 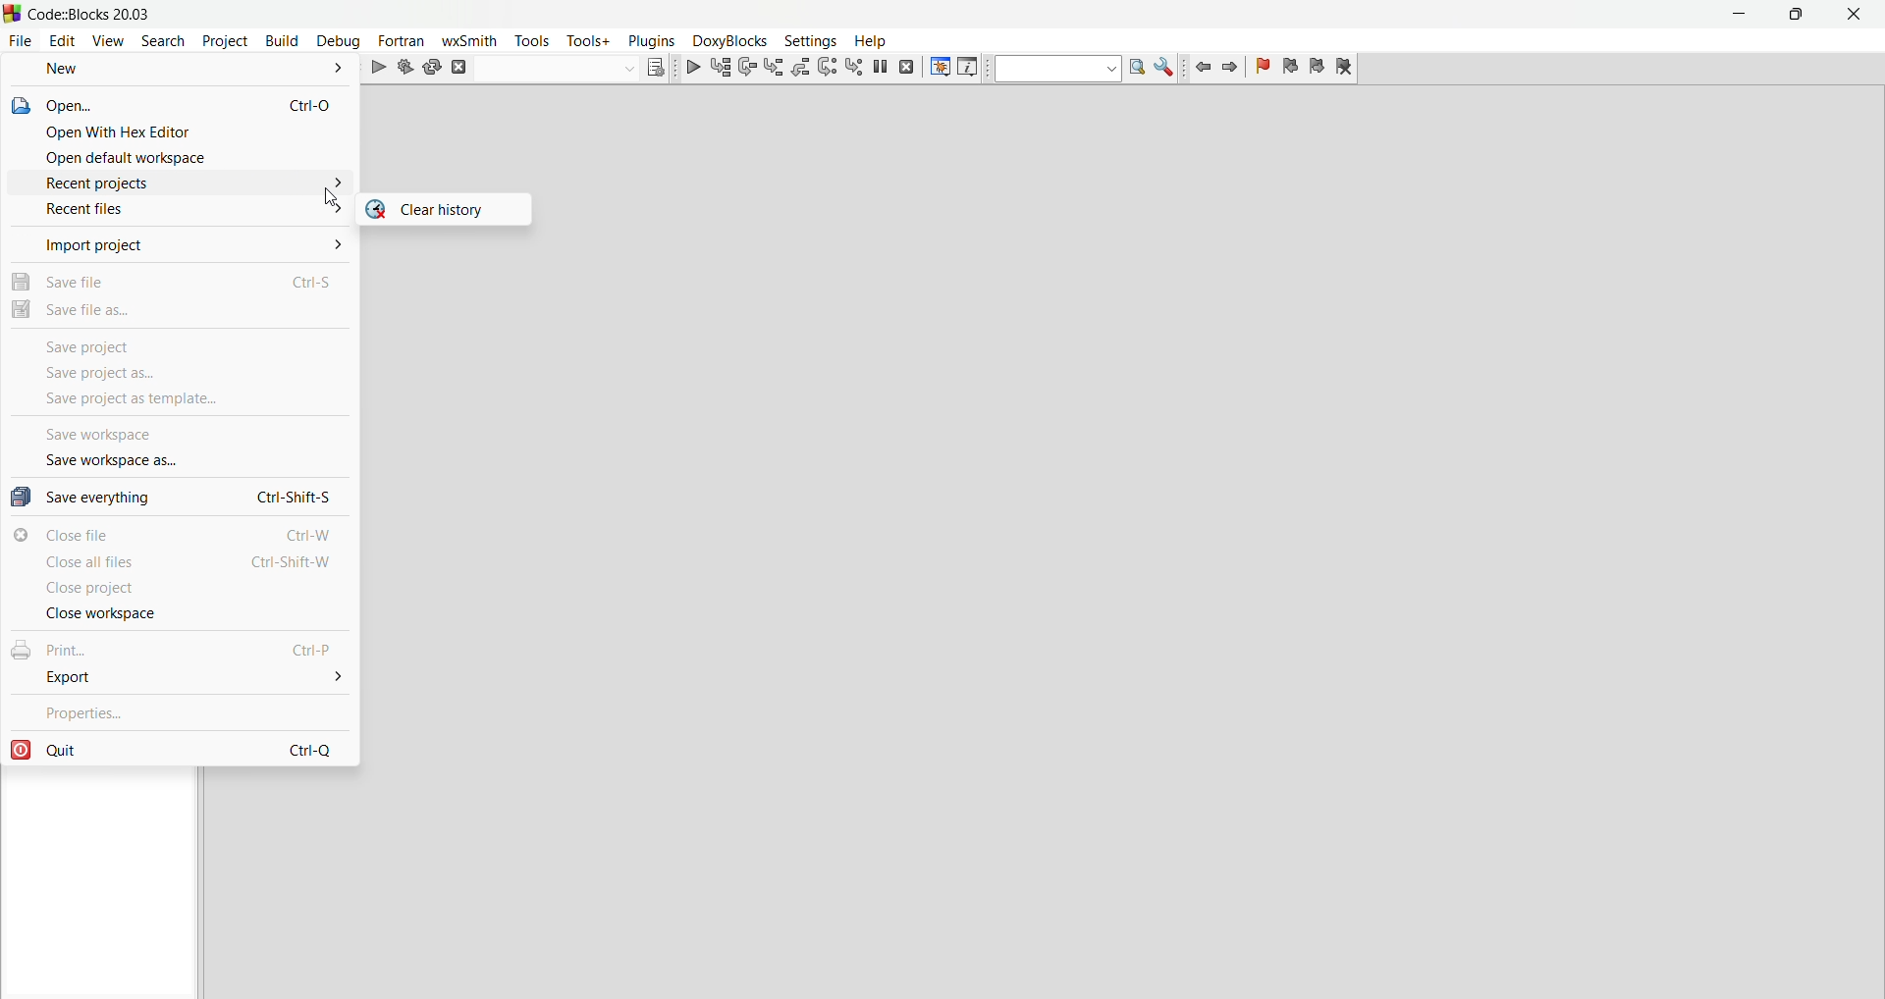 I want to click on plugins, so click(x=648, y=40).